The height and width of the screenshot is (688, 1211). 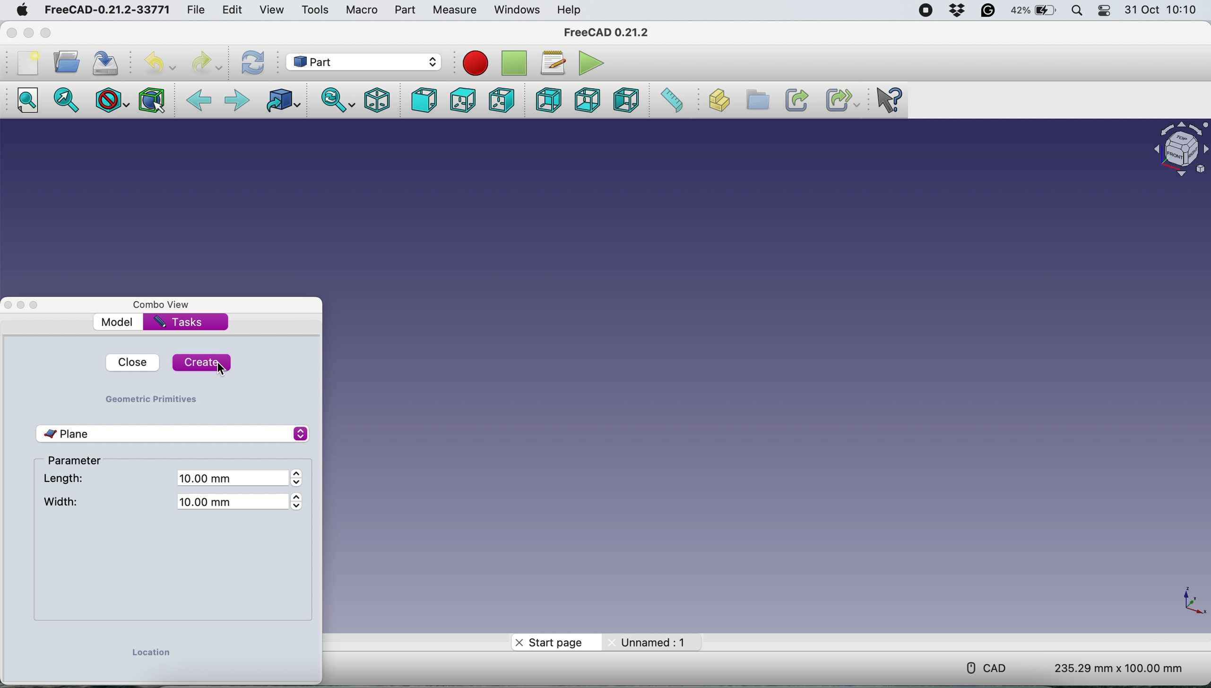 I want to click on geometric primitives, so click(x=150, y=398).